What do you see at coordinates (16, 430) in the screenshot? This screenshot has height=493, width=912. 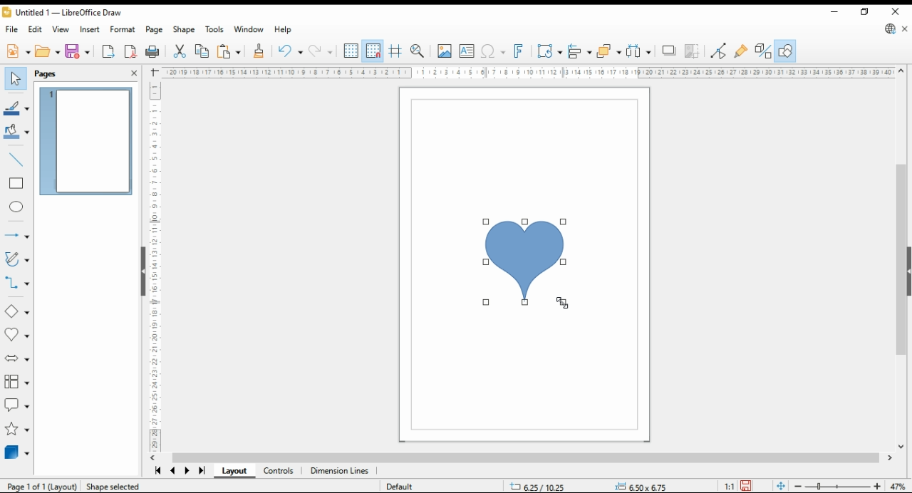 I see `stars and banners` at bounding box center [16, 430].